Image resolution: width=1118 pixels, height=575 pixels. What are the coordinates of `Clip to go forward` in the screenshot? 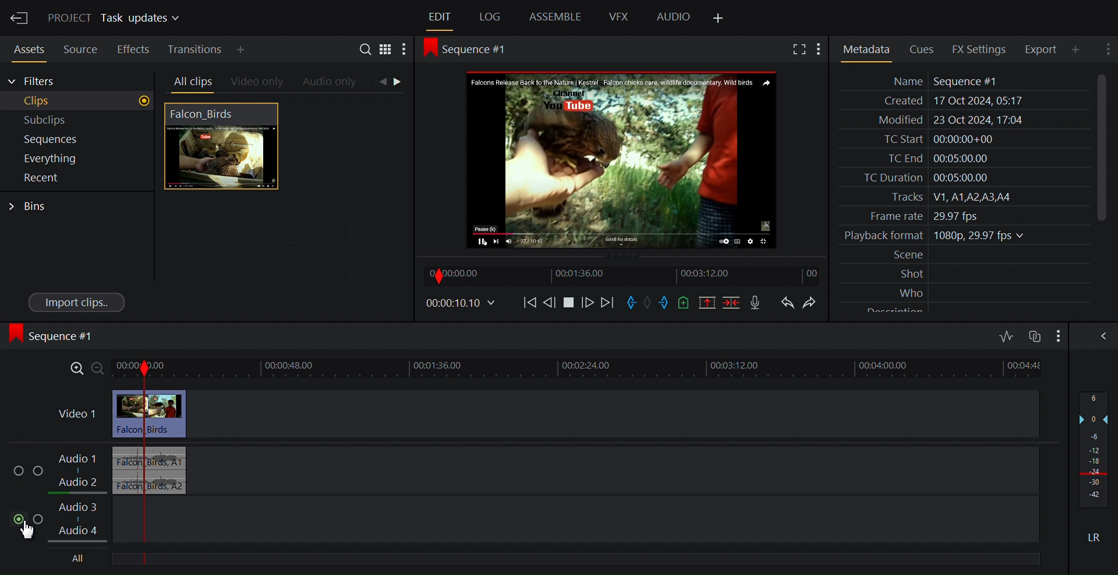 It's located at (401, 81).